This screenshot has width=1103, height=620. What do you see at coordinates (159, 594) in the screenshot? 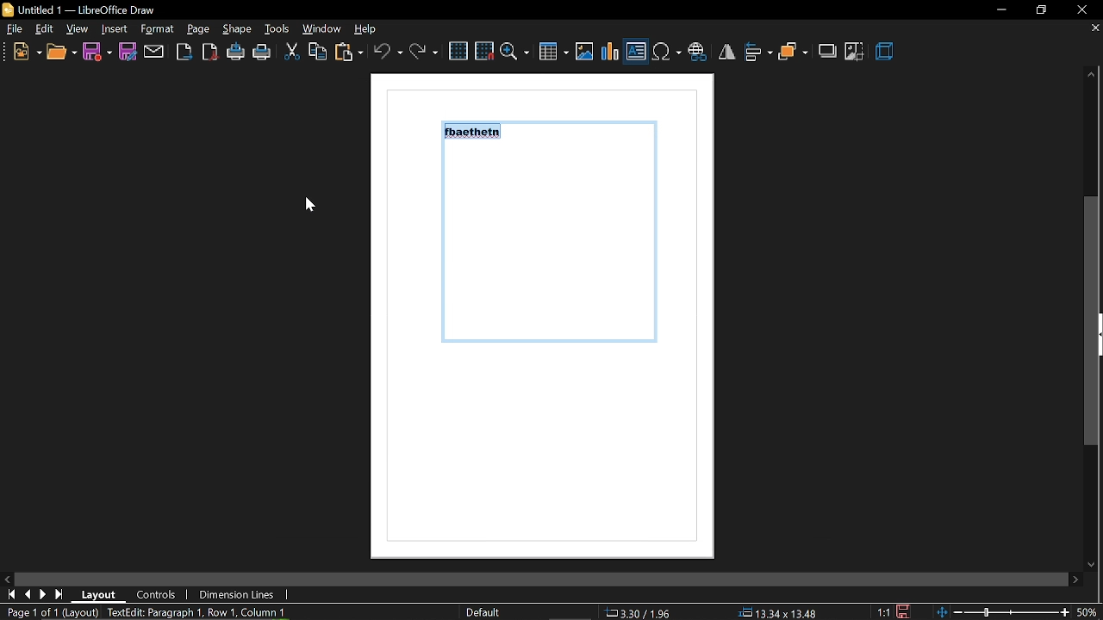
I see `controls` at bounding box center [159, 594].